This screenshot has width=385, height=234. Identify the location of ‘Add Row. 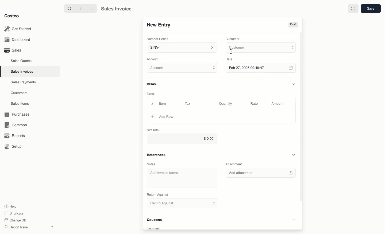
(167, 116).